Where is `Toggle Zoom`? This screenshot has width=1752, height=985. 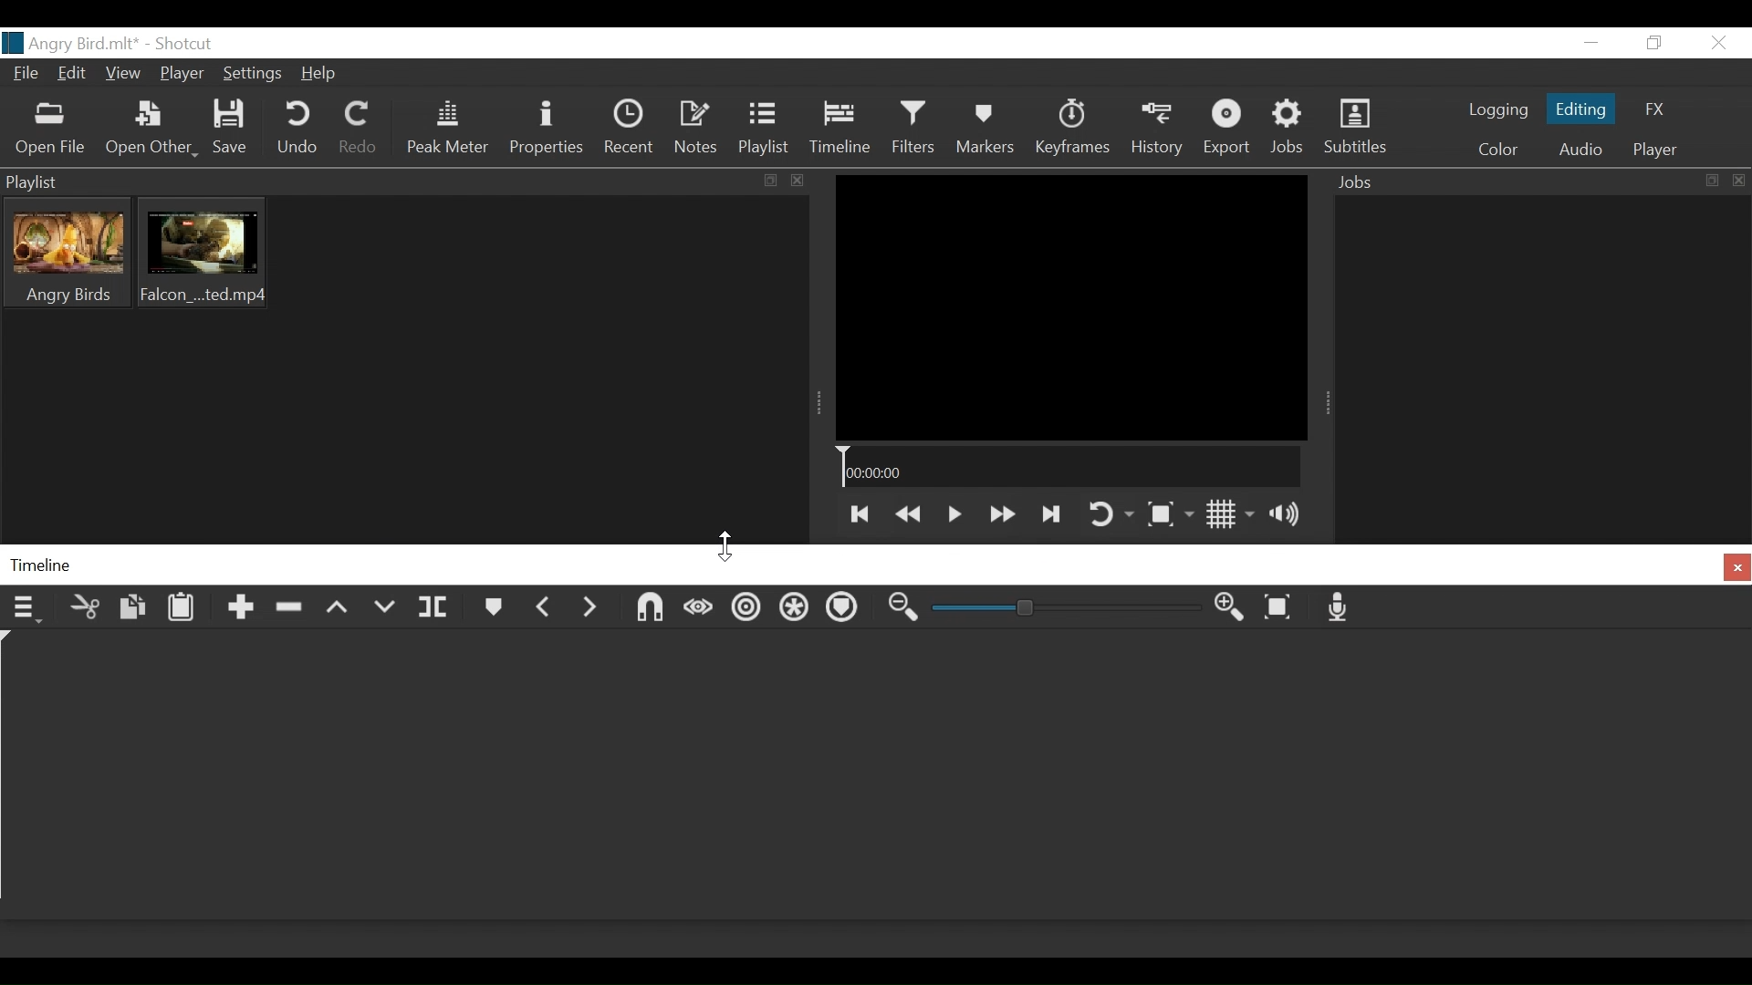 Toggle Zoom is located at coordinates (1170, 517).